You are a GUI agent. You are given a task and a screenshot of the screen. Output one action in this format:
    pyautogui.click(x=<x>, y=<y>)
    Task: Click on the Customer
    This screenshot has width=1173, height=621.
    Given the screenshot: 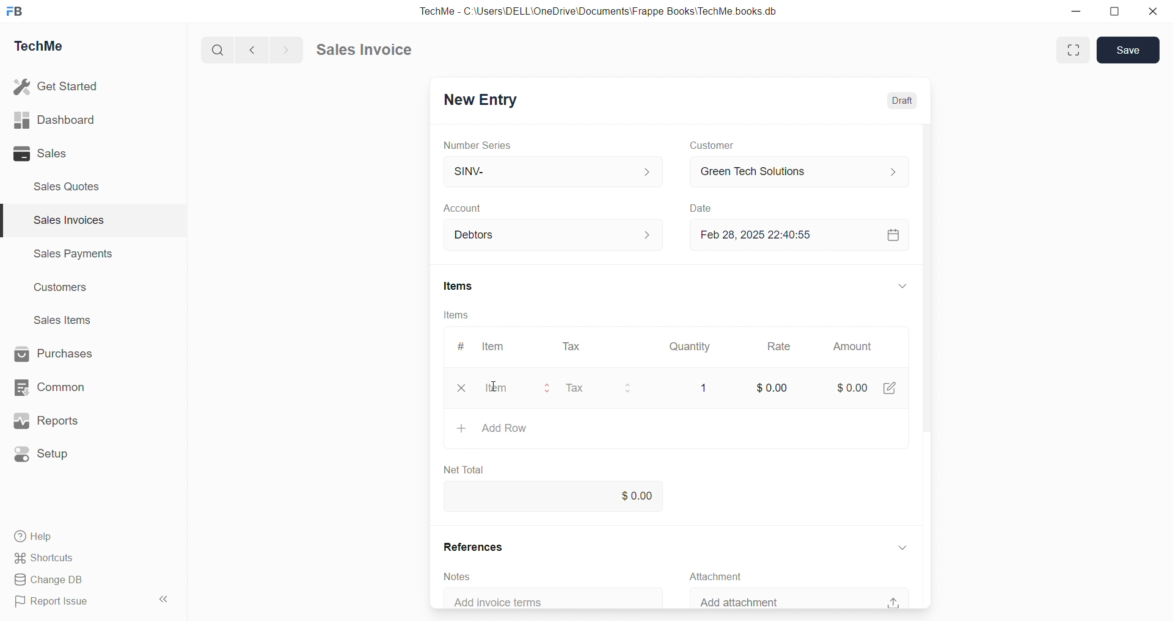 What is the action you would take?
    pyautogui.click(x=712, y=145)
    